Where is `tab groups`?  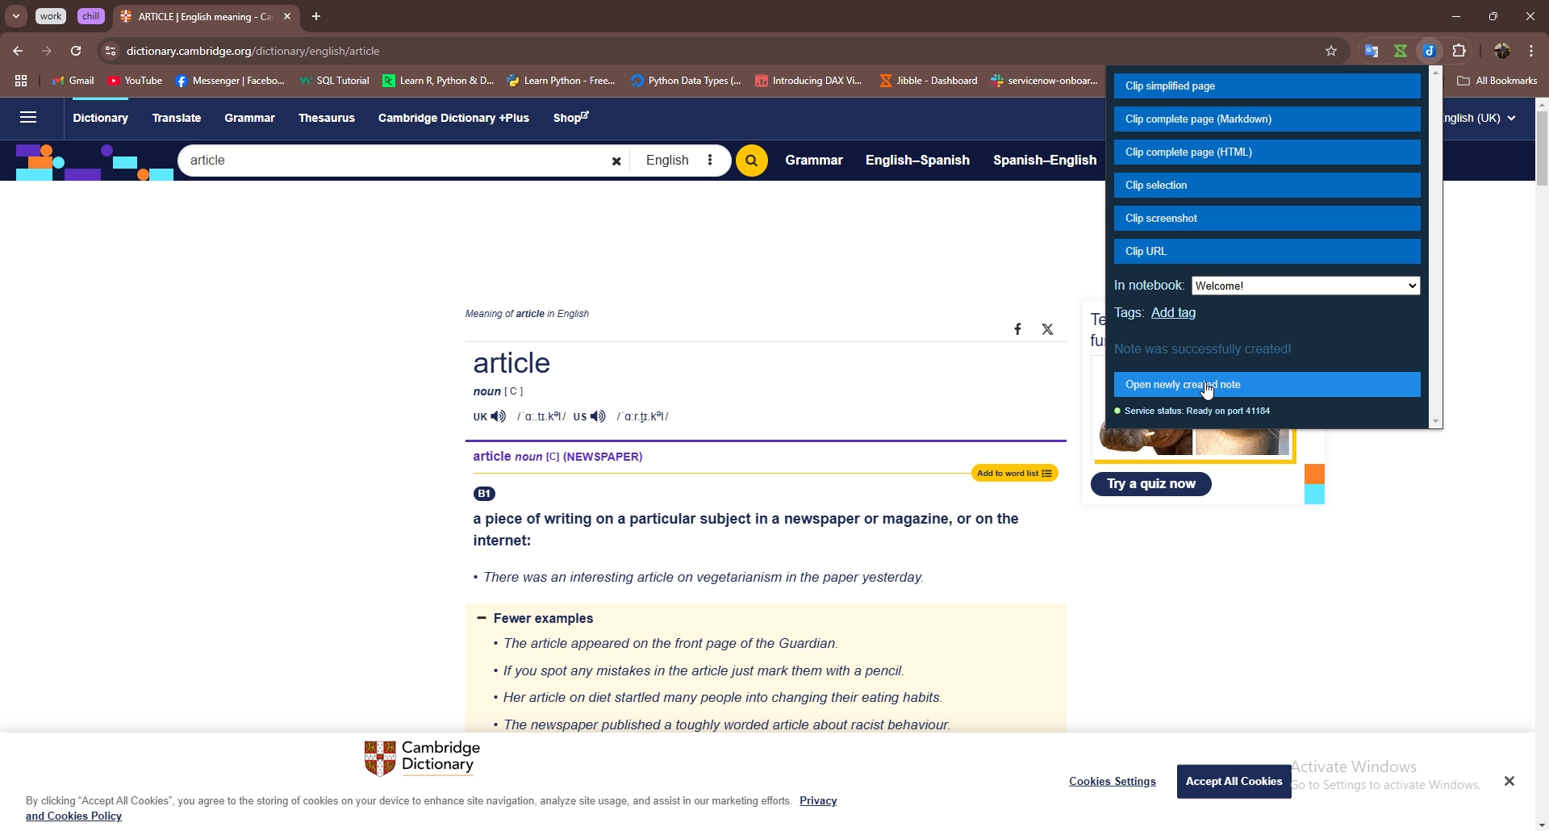
tab groups is located at coordinates (21, 81).